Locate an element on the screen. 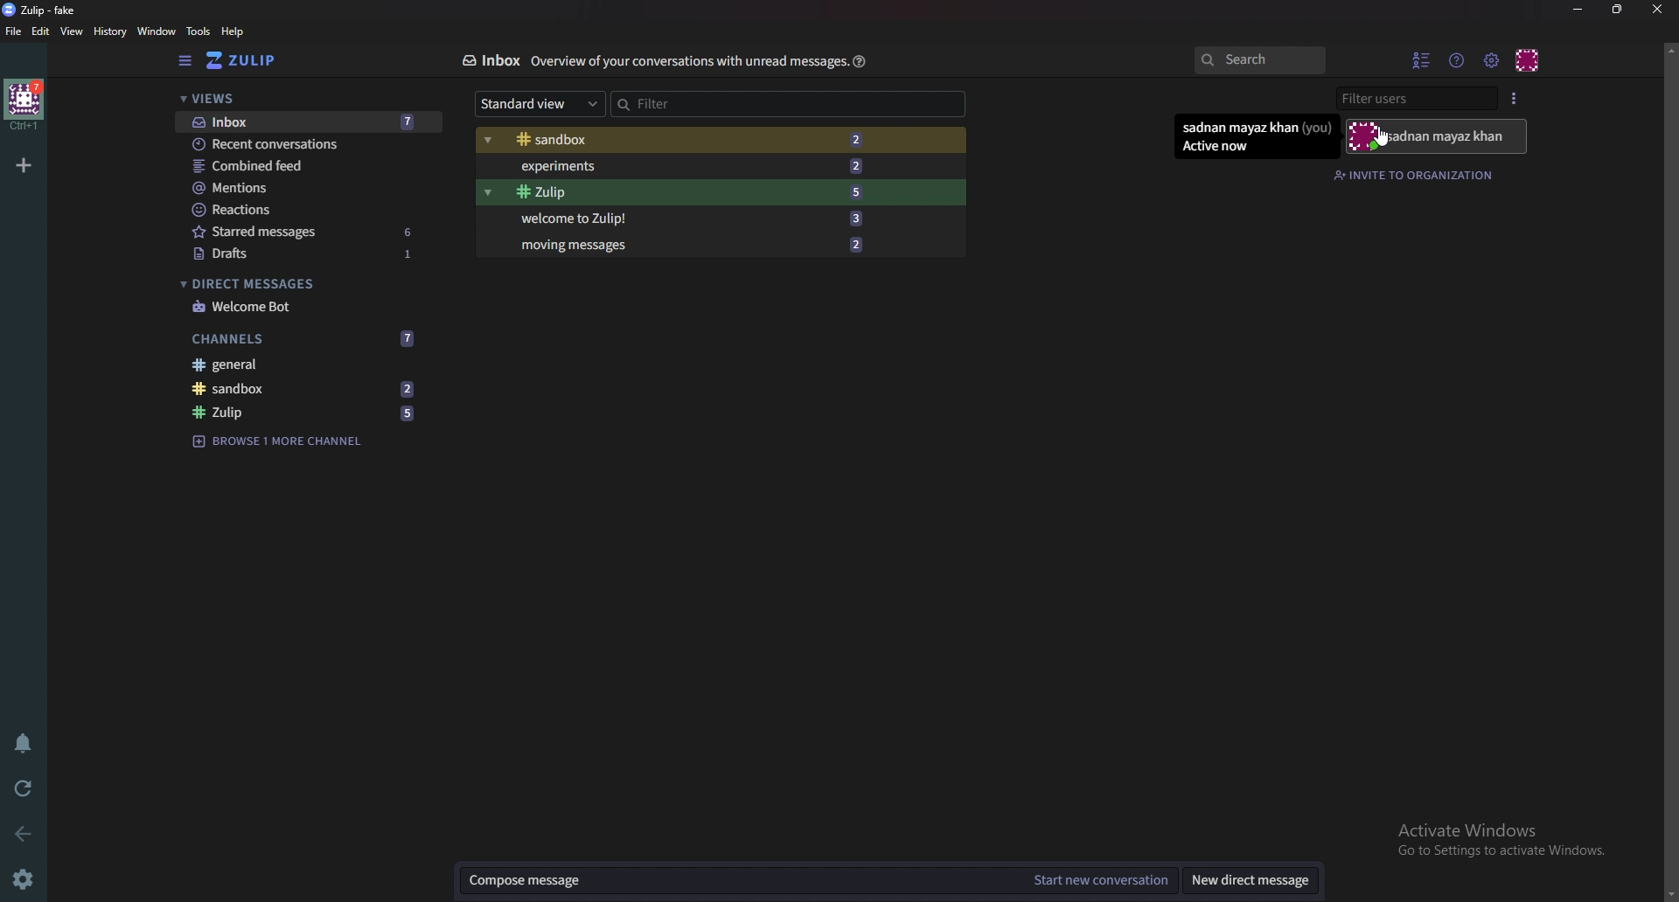 The height and width of the screenshot is (902, 1679). Help is located at coordinates (860, 61).